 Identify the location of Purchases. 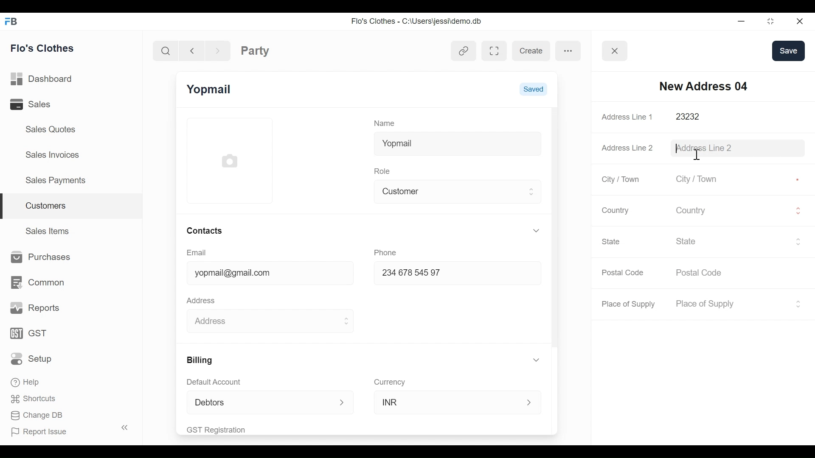
(38, 257).